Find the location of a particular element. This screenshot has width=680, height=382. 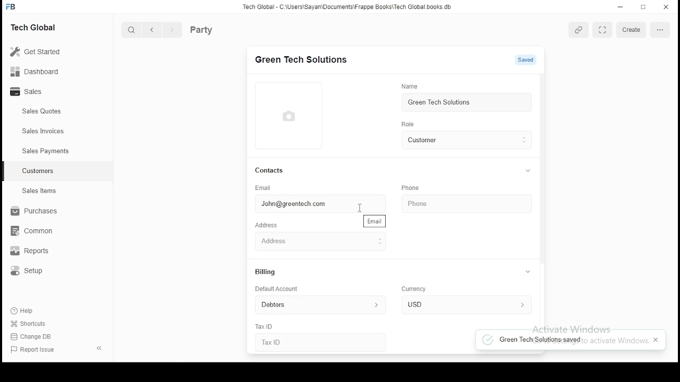

default account is located at coordinates (276, 289).